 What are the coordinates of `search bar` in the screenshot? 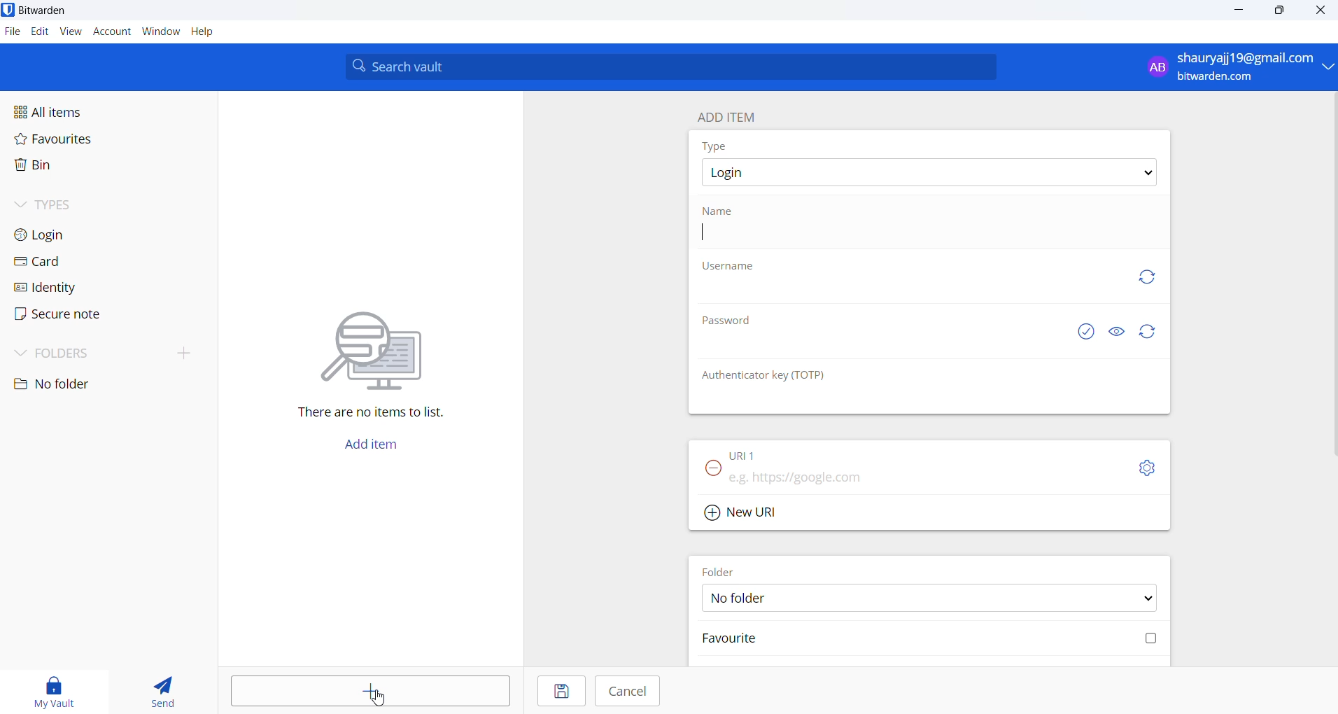 It's located at (676, 66).